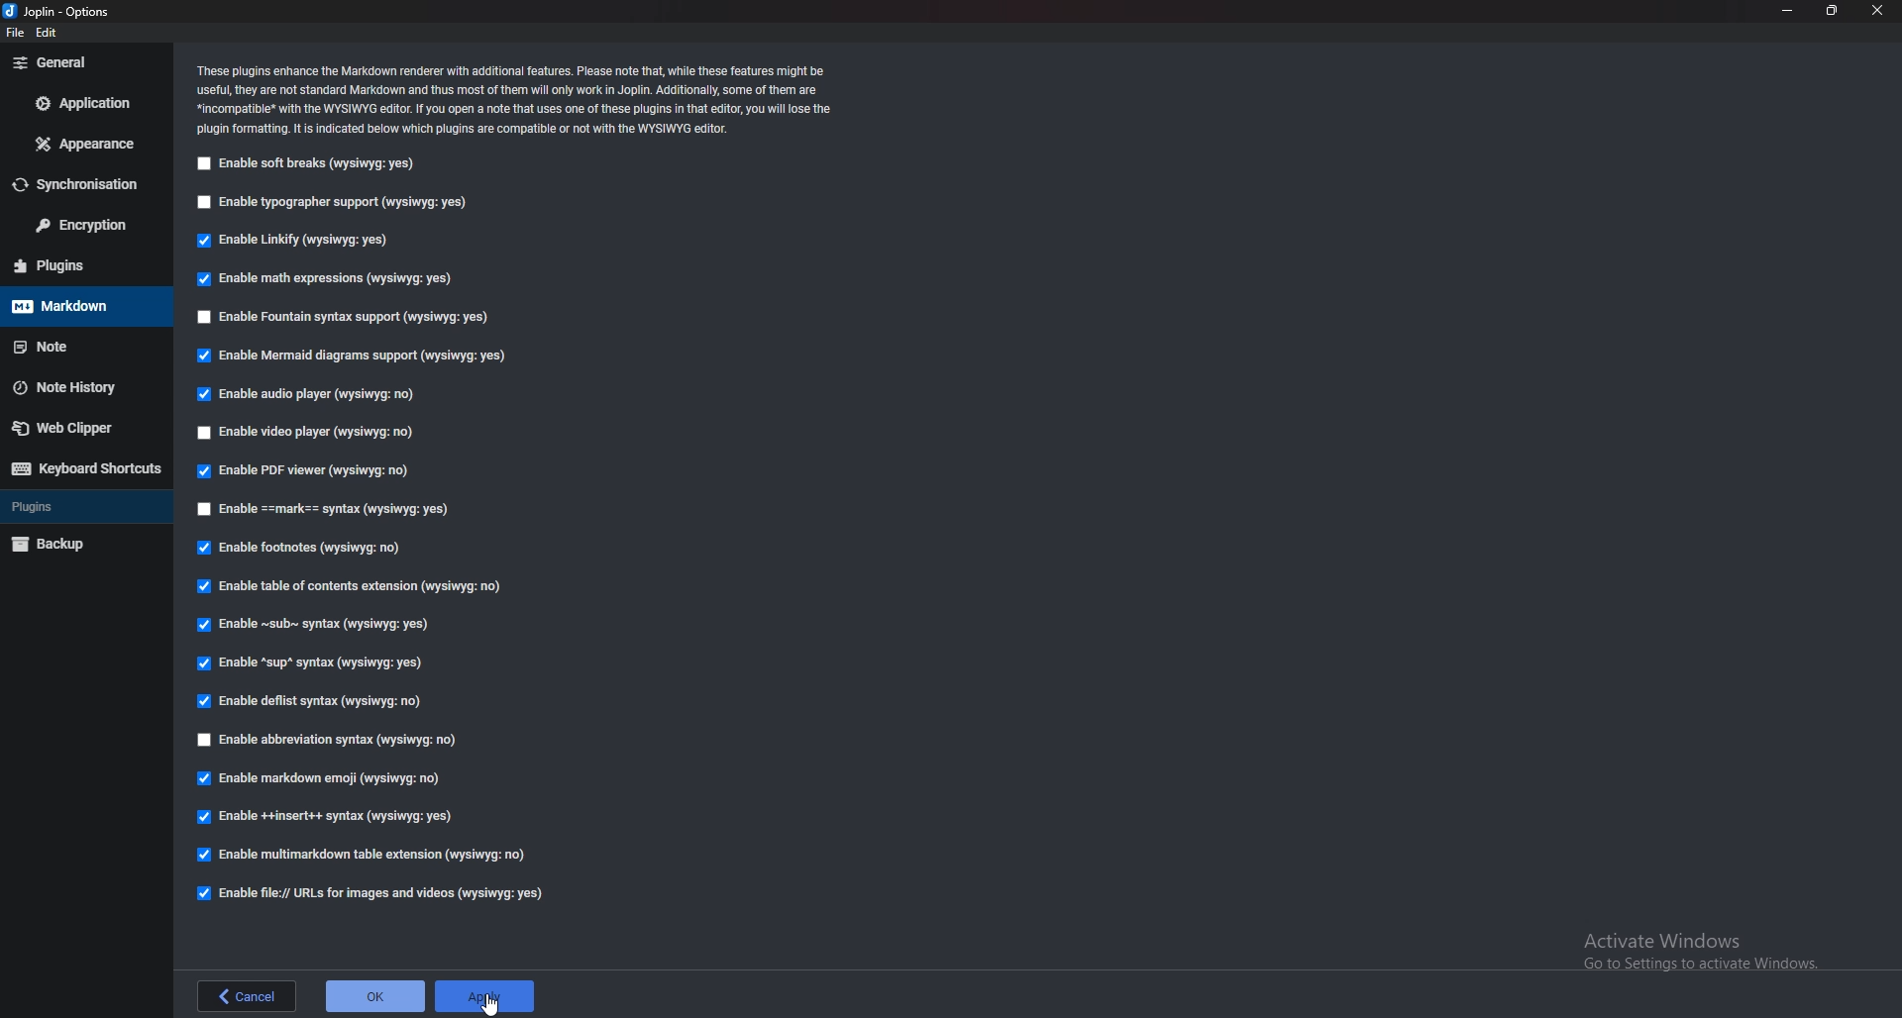 The image size is (1902, 1018). Describe the element at coordinates (71, 546) in the screenshot. I see `Backup` at that location.